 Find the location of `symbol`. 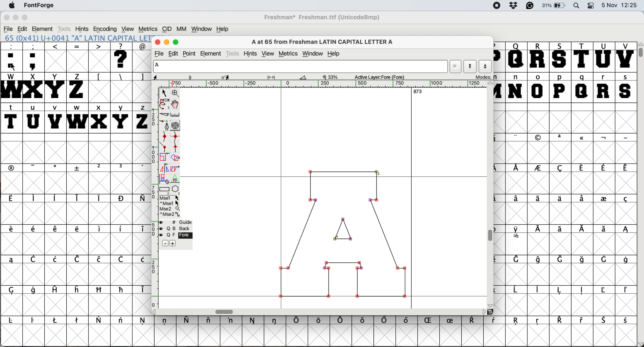

symbol is located at coordinates (430, 321).